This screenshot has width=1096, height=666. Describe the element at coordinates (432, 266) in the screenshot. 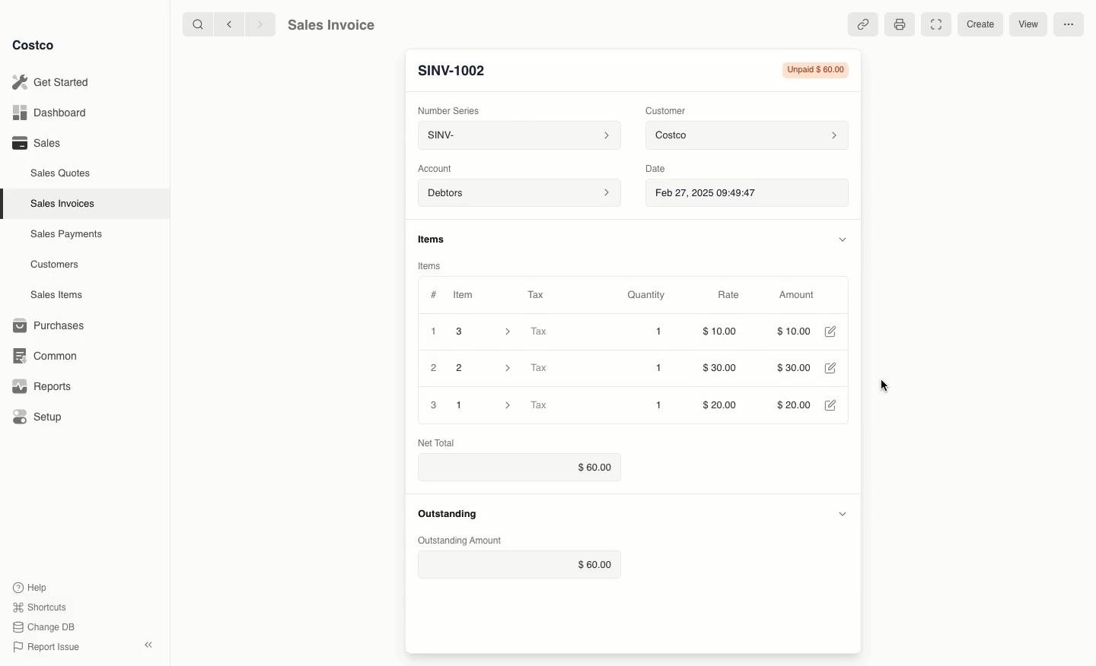

I see `Items` at that location.